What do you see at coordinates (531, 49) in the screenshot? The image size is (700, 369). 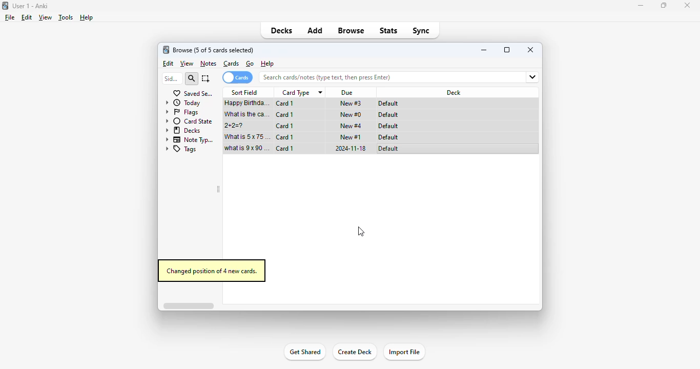 I see `close` at bounding box center [531, 49].